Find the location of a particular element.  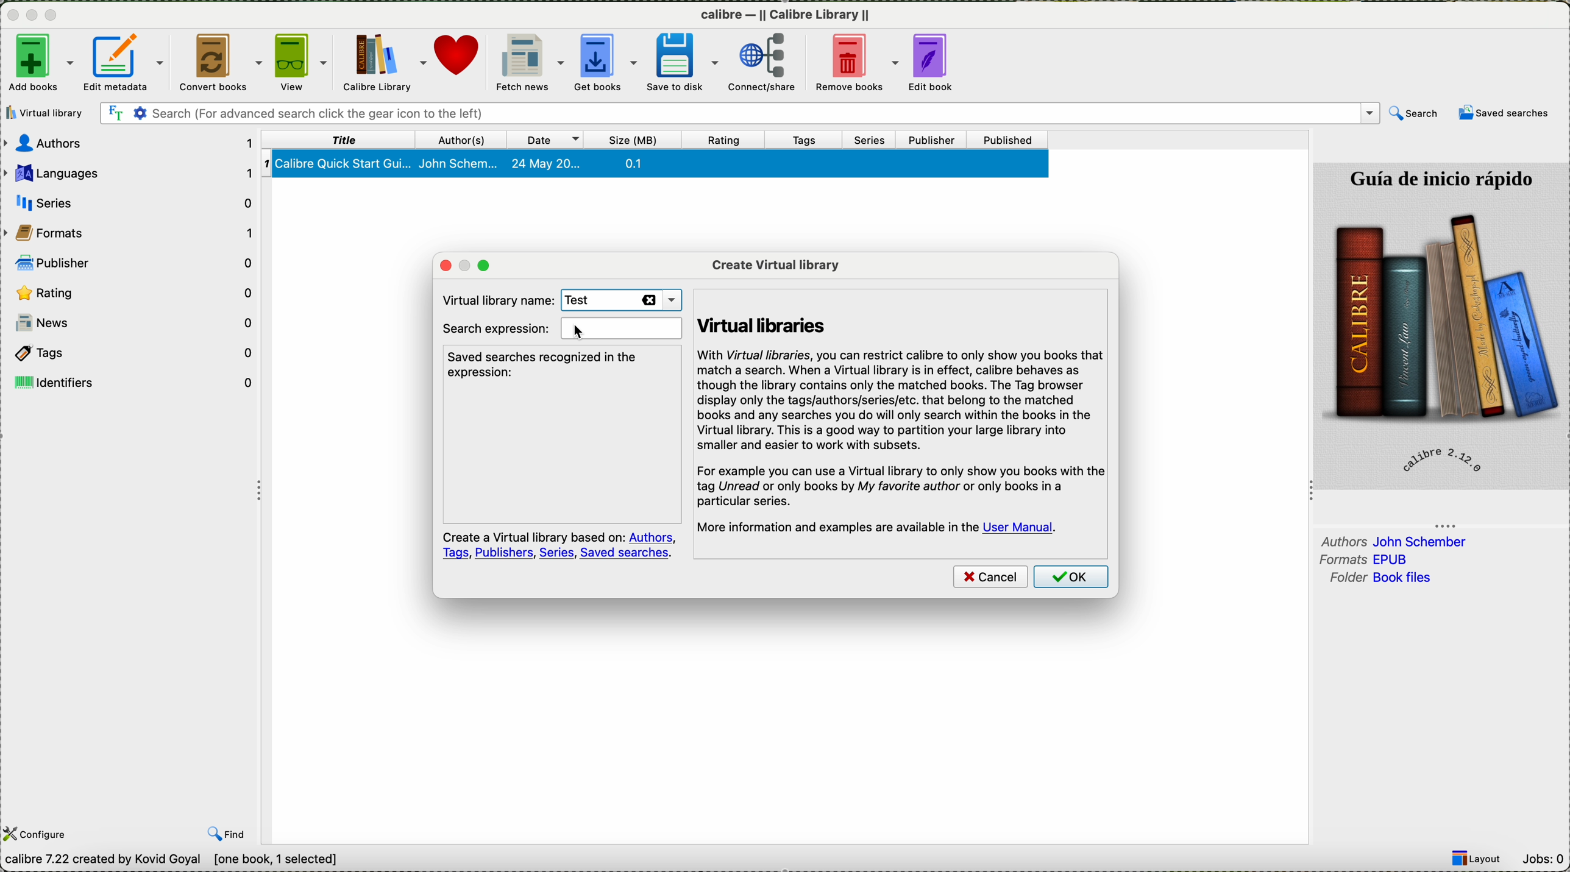

languages is located at coordinates (129, 173).